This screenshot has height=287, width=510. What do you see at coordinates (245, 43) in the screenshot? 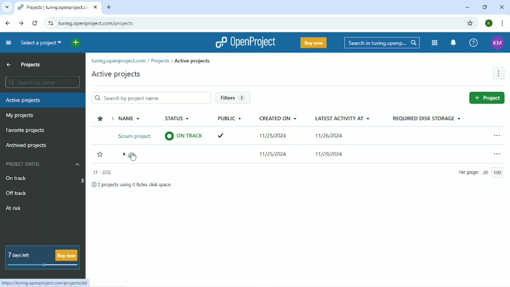
I see `OpenProject` at bounding box center [245, 43].